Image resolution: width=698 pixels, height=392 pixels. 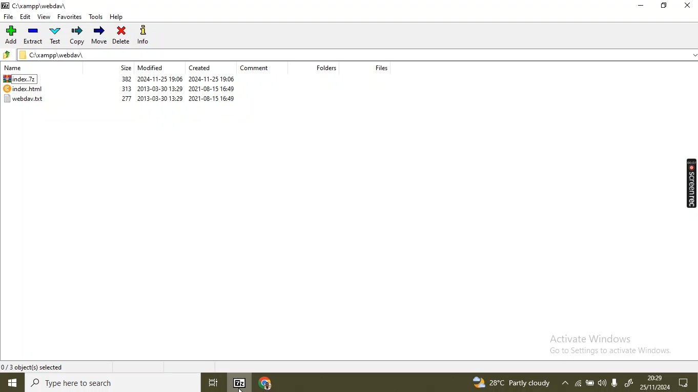 I want to click on restore, so click(x=666, y=8).